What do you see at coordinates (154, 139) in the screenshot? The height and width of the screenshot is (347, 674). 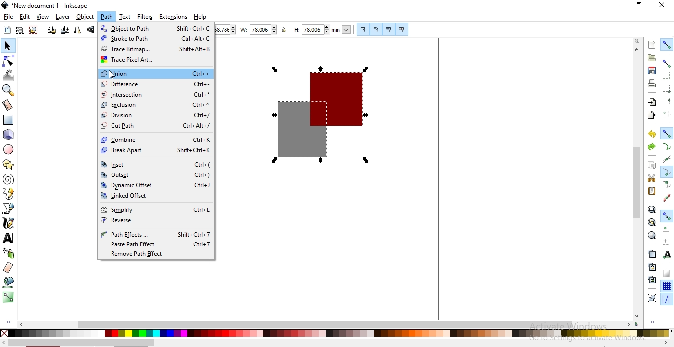 I see `combine` at bounding box center [154, 139].